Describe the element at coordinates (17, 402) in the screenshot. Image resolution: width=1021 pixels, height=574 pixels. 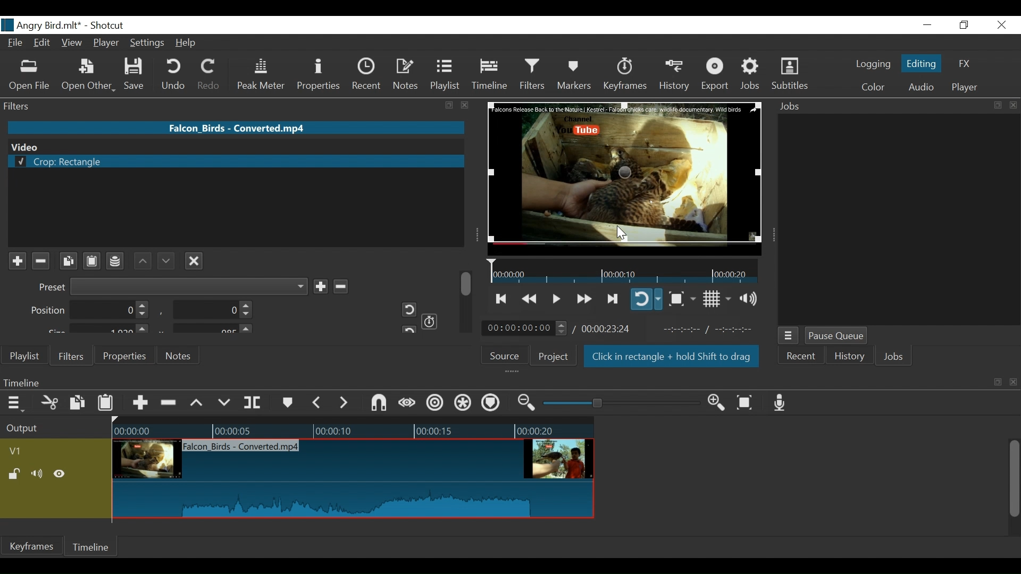
I see `Timeline menu` at that location.